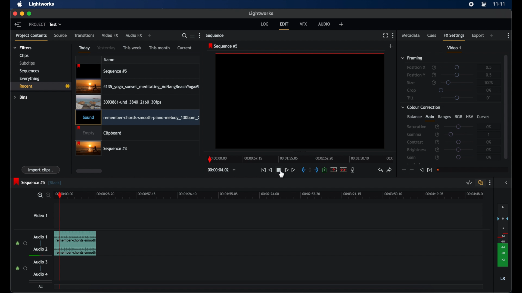  Describe the element at coordinates (41, 249) in the screenshot. I see `audio 2` at that location.